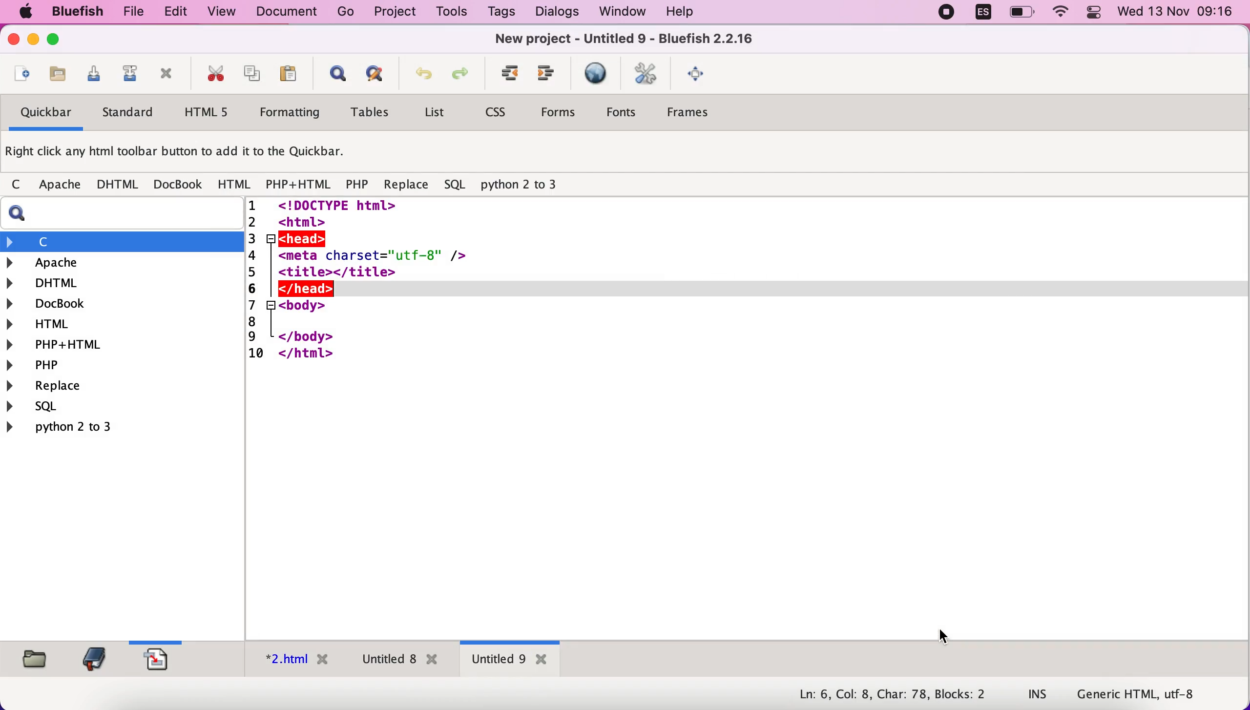 This screenshot has width=1250, height=710. Describe the element at coordinates (405, 186) in the screenshot. I see `replace` at that location.